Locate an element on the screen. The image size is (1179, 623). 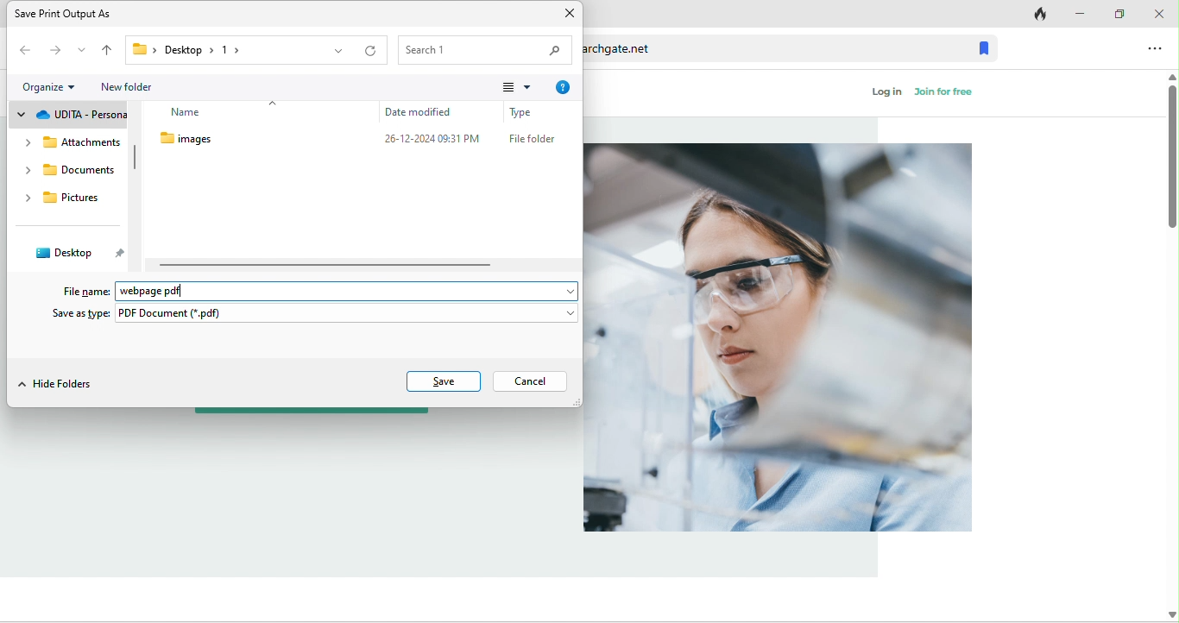
save is located at coordinates (444, 381).